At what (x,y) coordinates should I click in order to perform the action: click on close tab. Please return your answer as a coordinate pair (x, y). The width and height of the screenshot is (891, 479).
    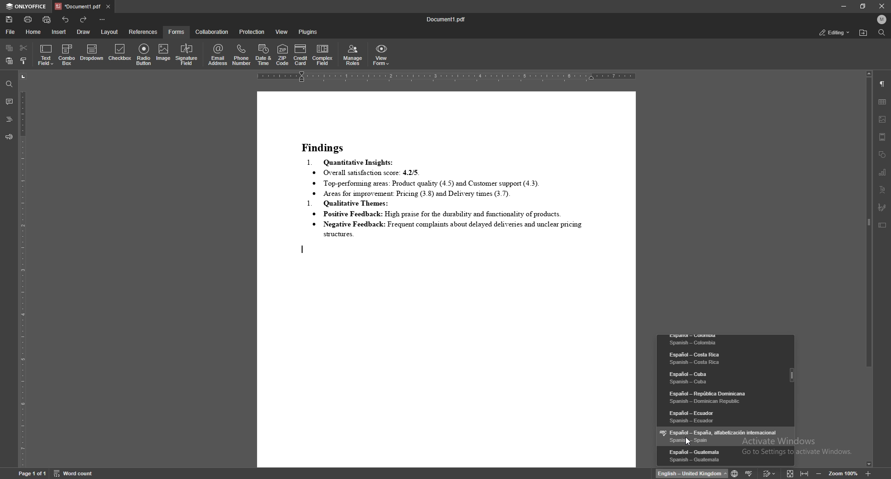
    Looking at the image, I should click on (108, 7).